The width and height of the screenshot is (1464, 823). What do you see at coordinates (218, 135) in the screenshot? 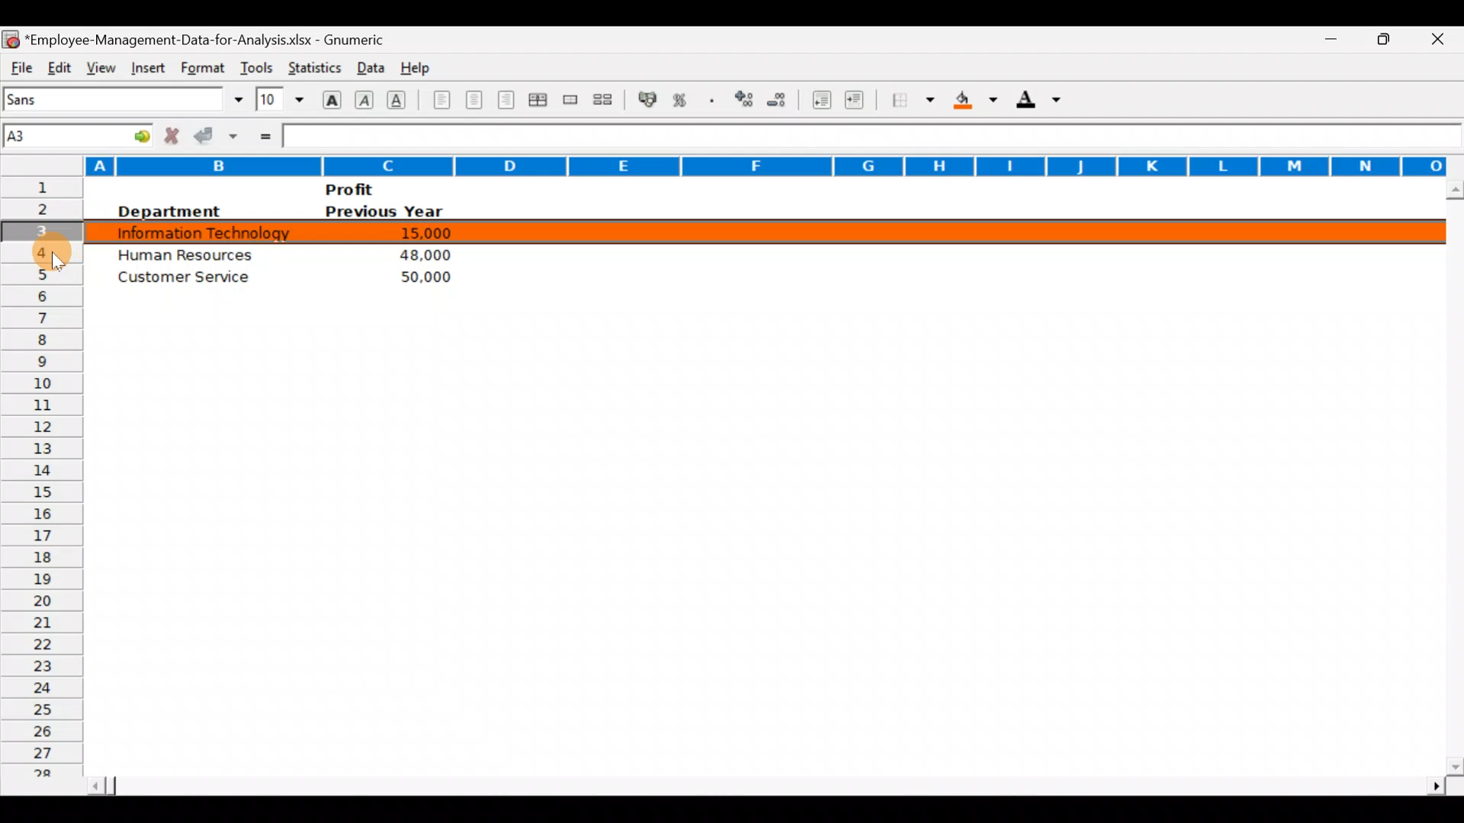
I see `Accept change` at bounding box center [218, 135].